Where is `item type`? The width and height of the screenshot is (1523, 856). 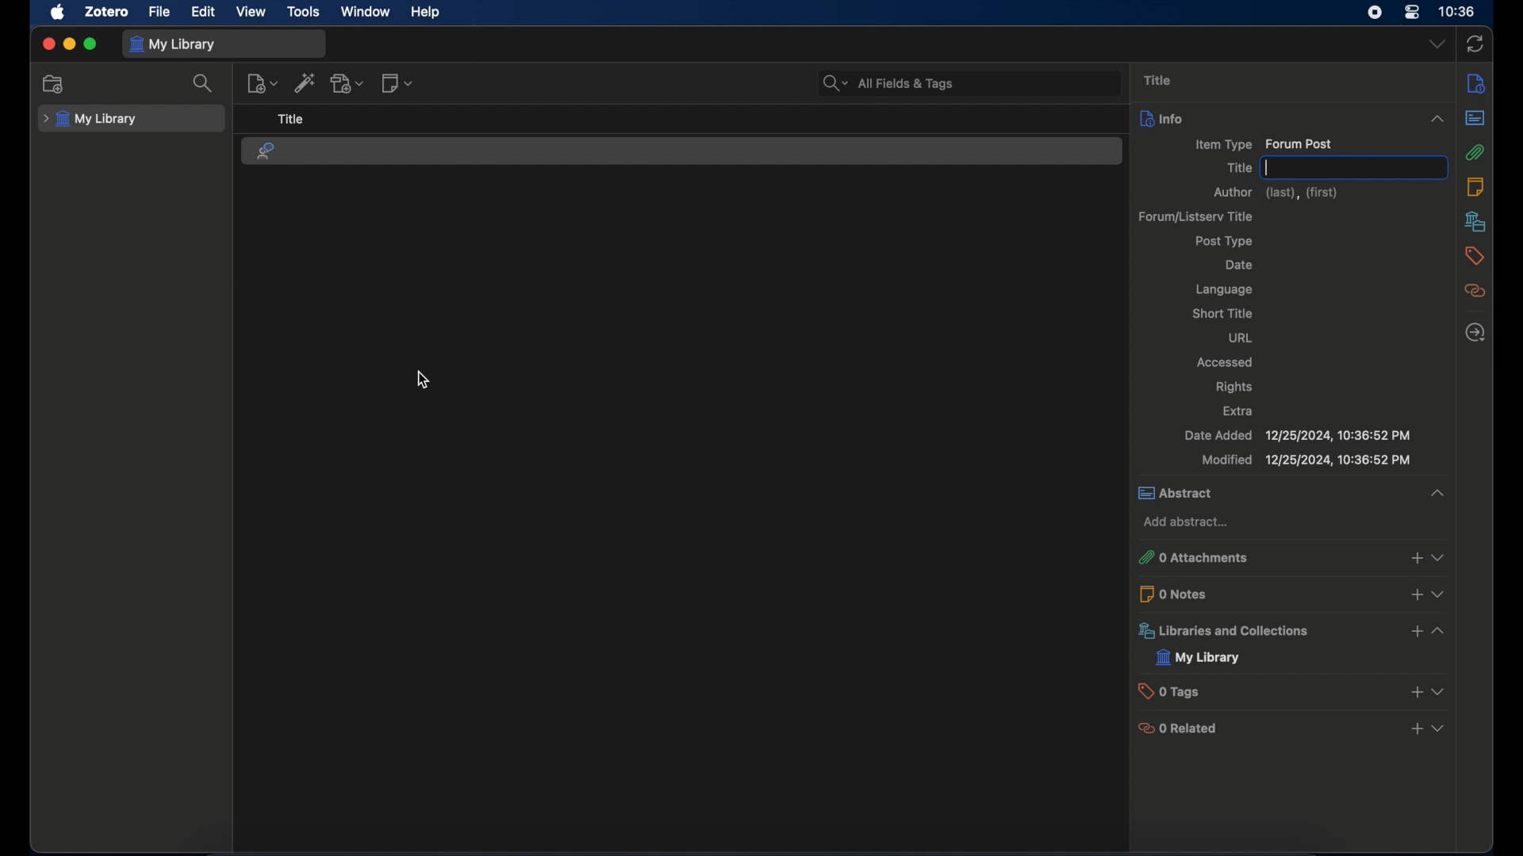 item type is located at coordinates (1266, 145).